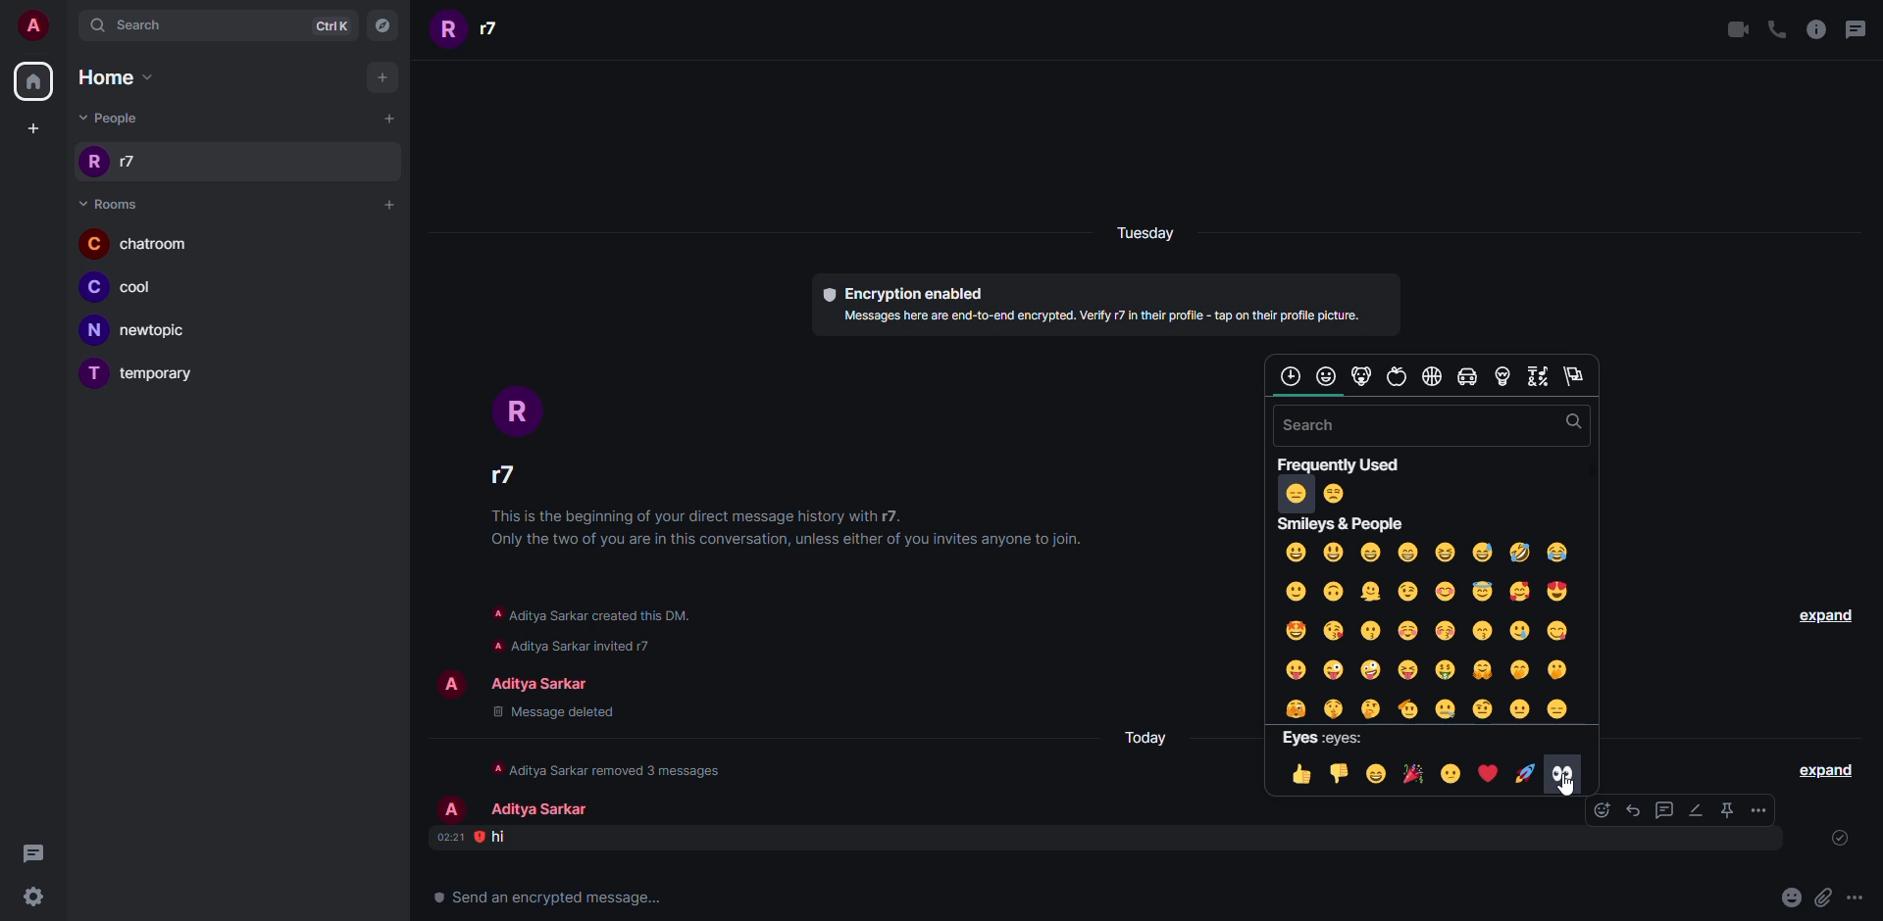 The image size is (1883, 921). Describe the element at coordinates (1759, 809) in the screenshot. I see `options` at that location.